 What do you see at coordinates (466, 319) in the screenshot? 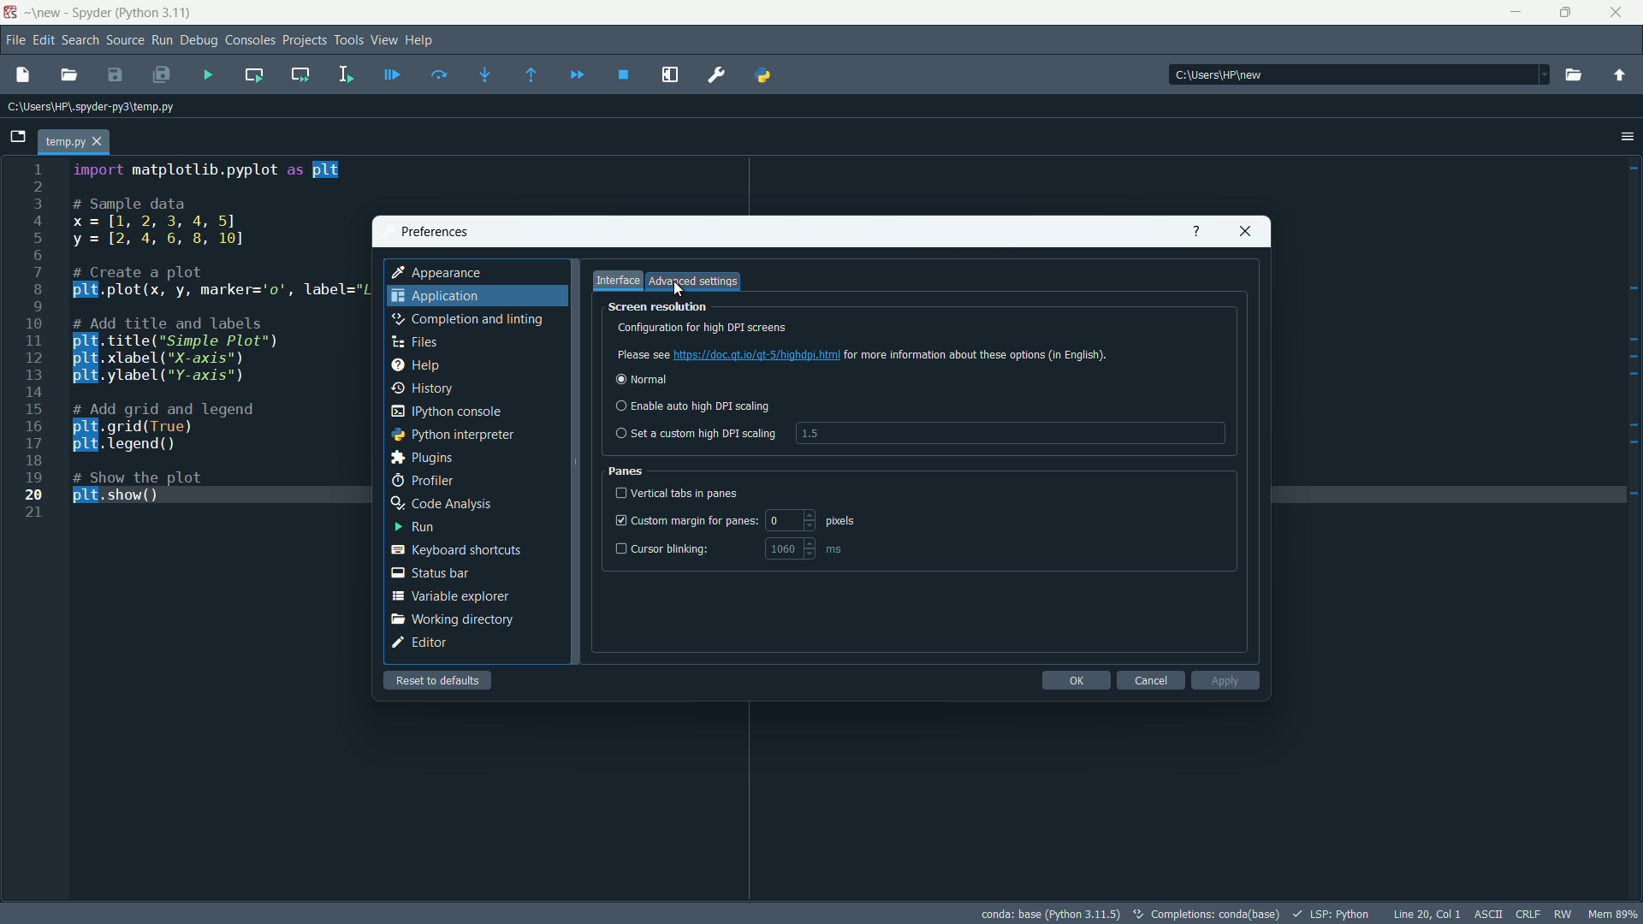
I see `completion and linting` at bounding box center [466, 319].